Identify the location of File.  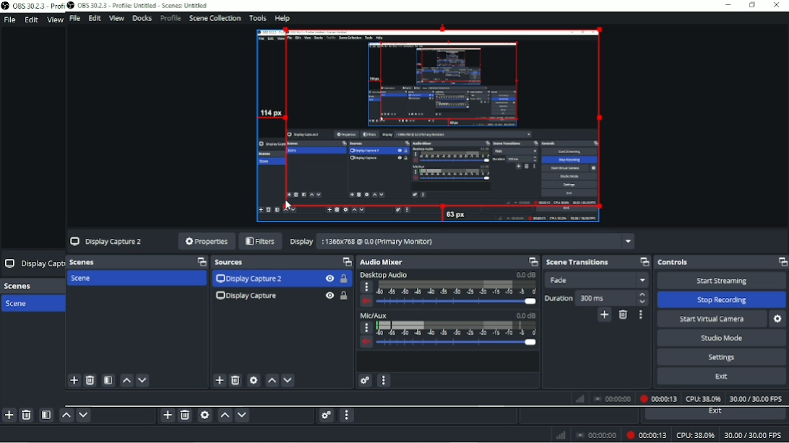
(76, 19).